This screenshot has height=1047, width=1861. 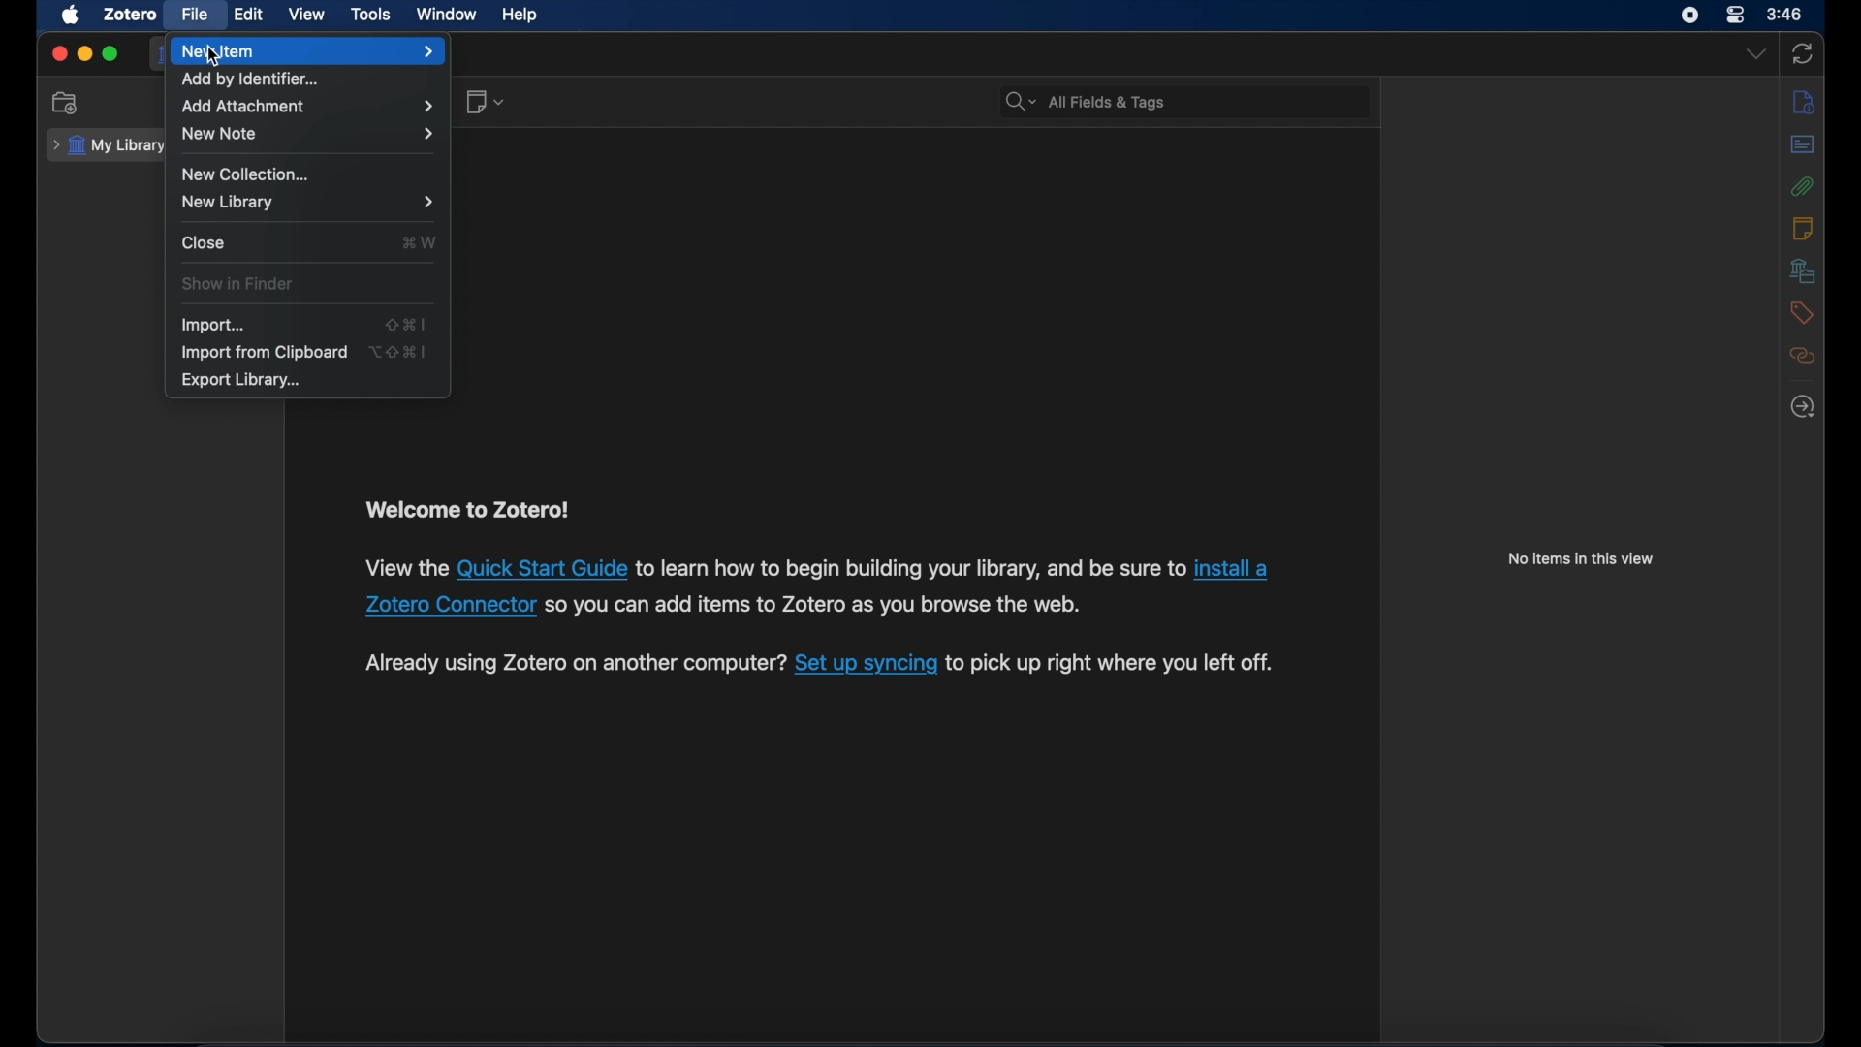 What do you see at coordinates (399, 352) in the screenshot?
I see `shortcut` at bounding box center [399, 352].